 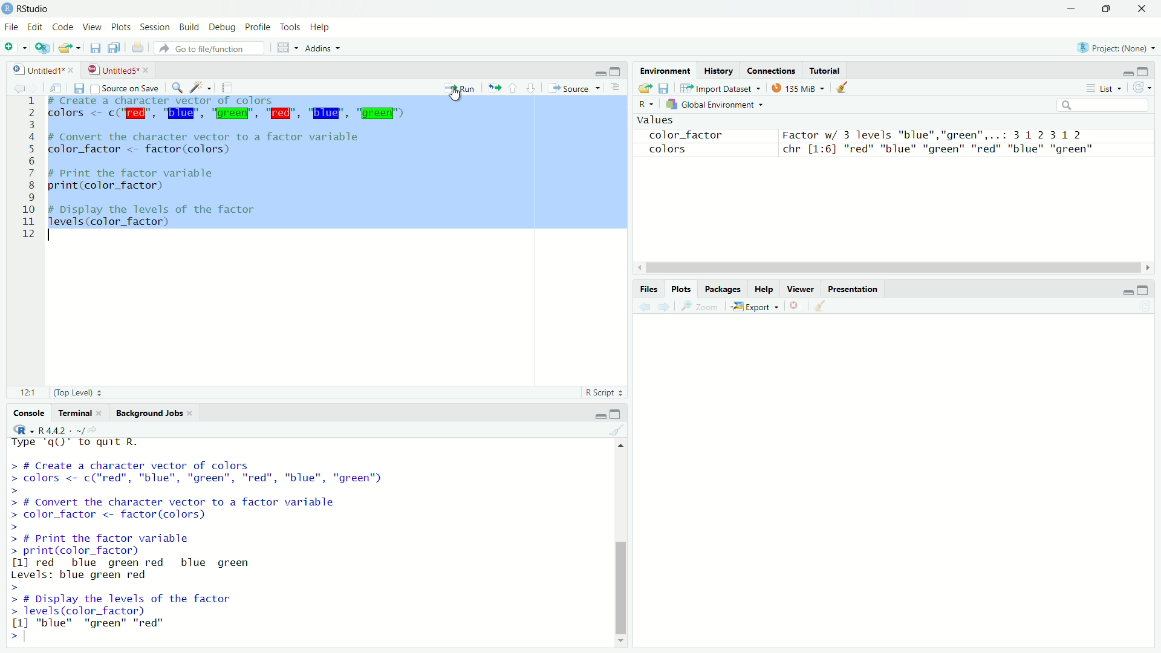 I want to click on go to next section/chunk, so click(x=532, y=89).